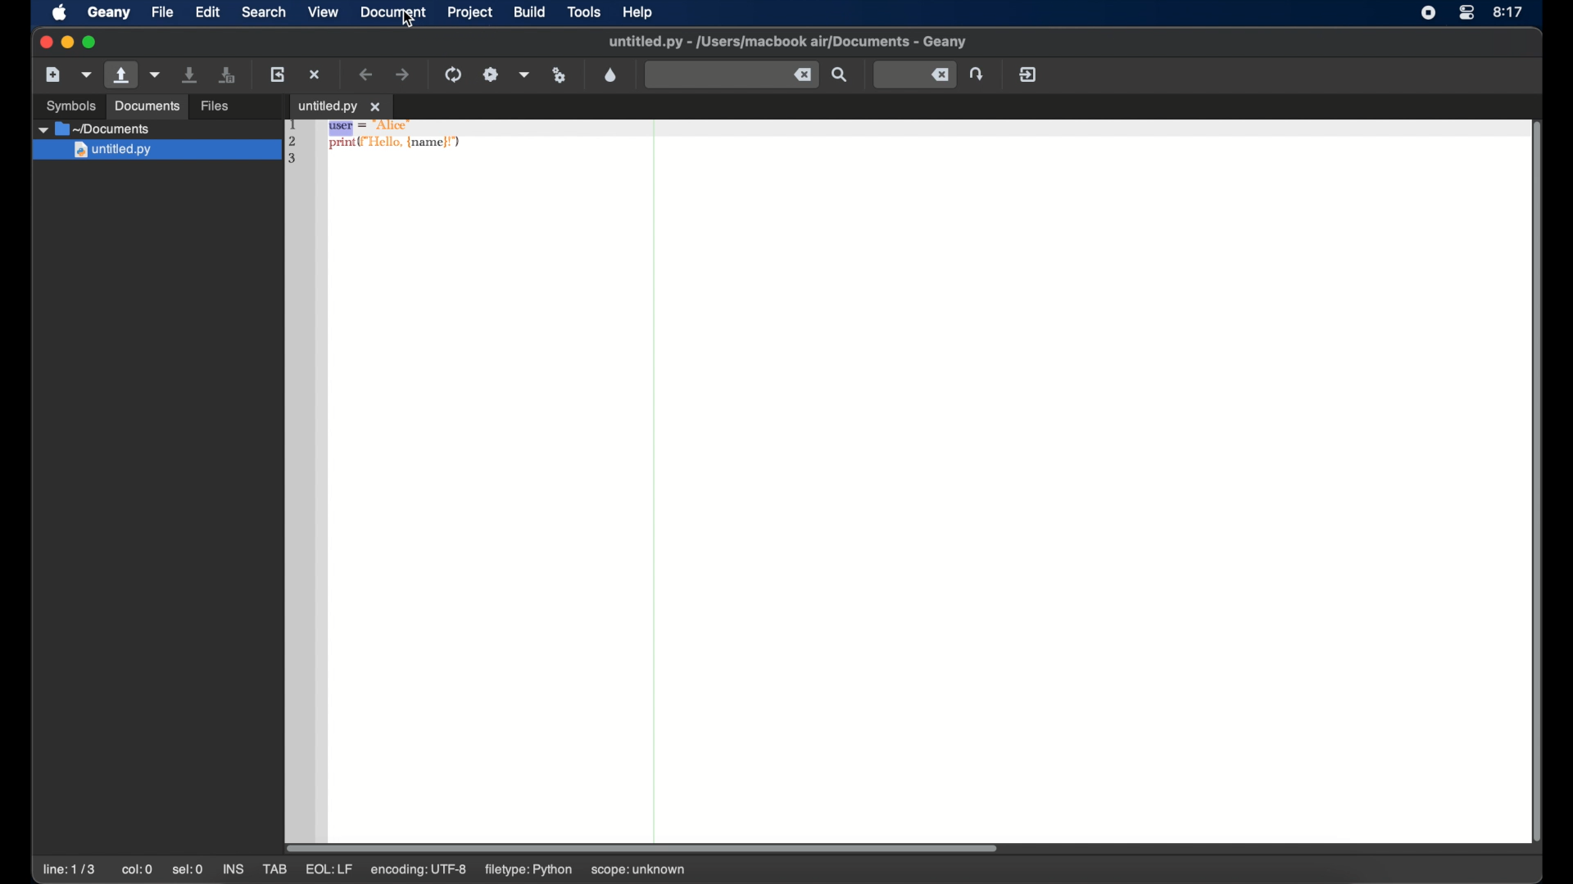 The image size is (1573, 884). What do you see at coordinates (264, 11) in the screenshot?
I see `search` at bounding box center [264, 11].